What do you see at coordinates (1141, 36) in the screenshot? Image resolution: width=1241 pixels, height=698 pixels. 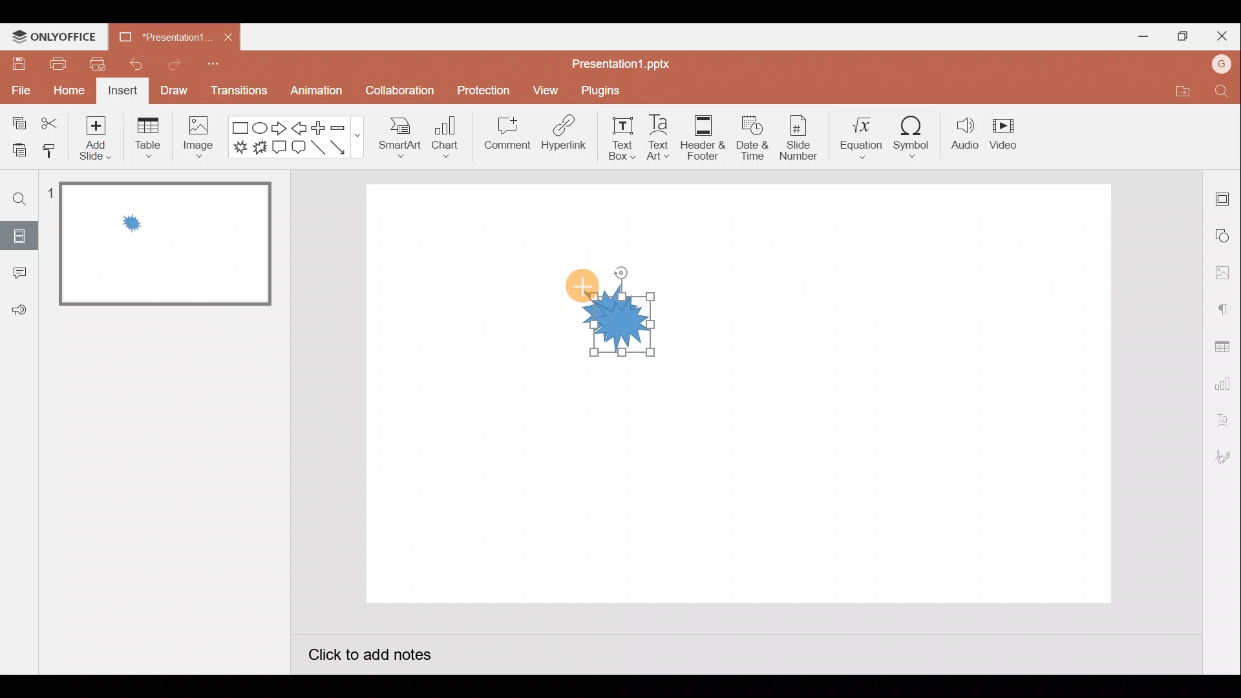 I see `Minimize` at bounding box center [1141, 36].